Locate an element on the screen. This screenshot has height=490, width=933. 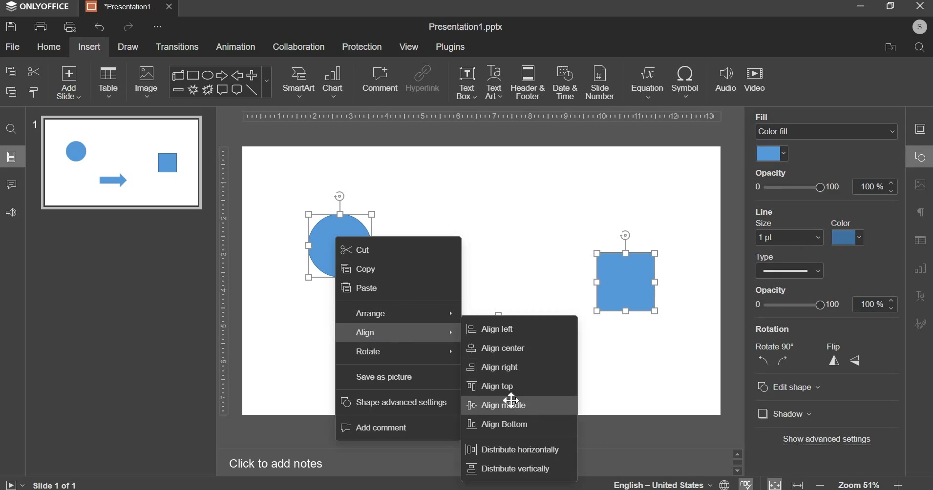
signature  is located at coordinates (920, 323).